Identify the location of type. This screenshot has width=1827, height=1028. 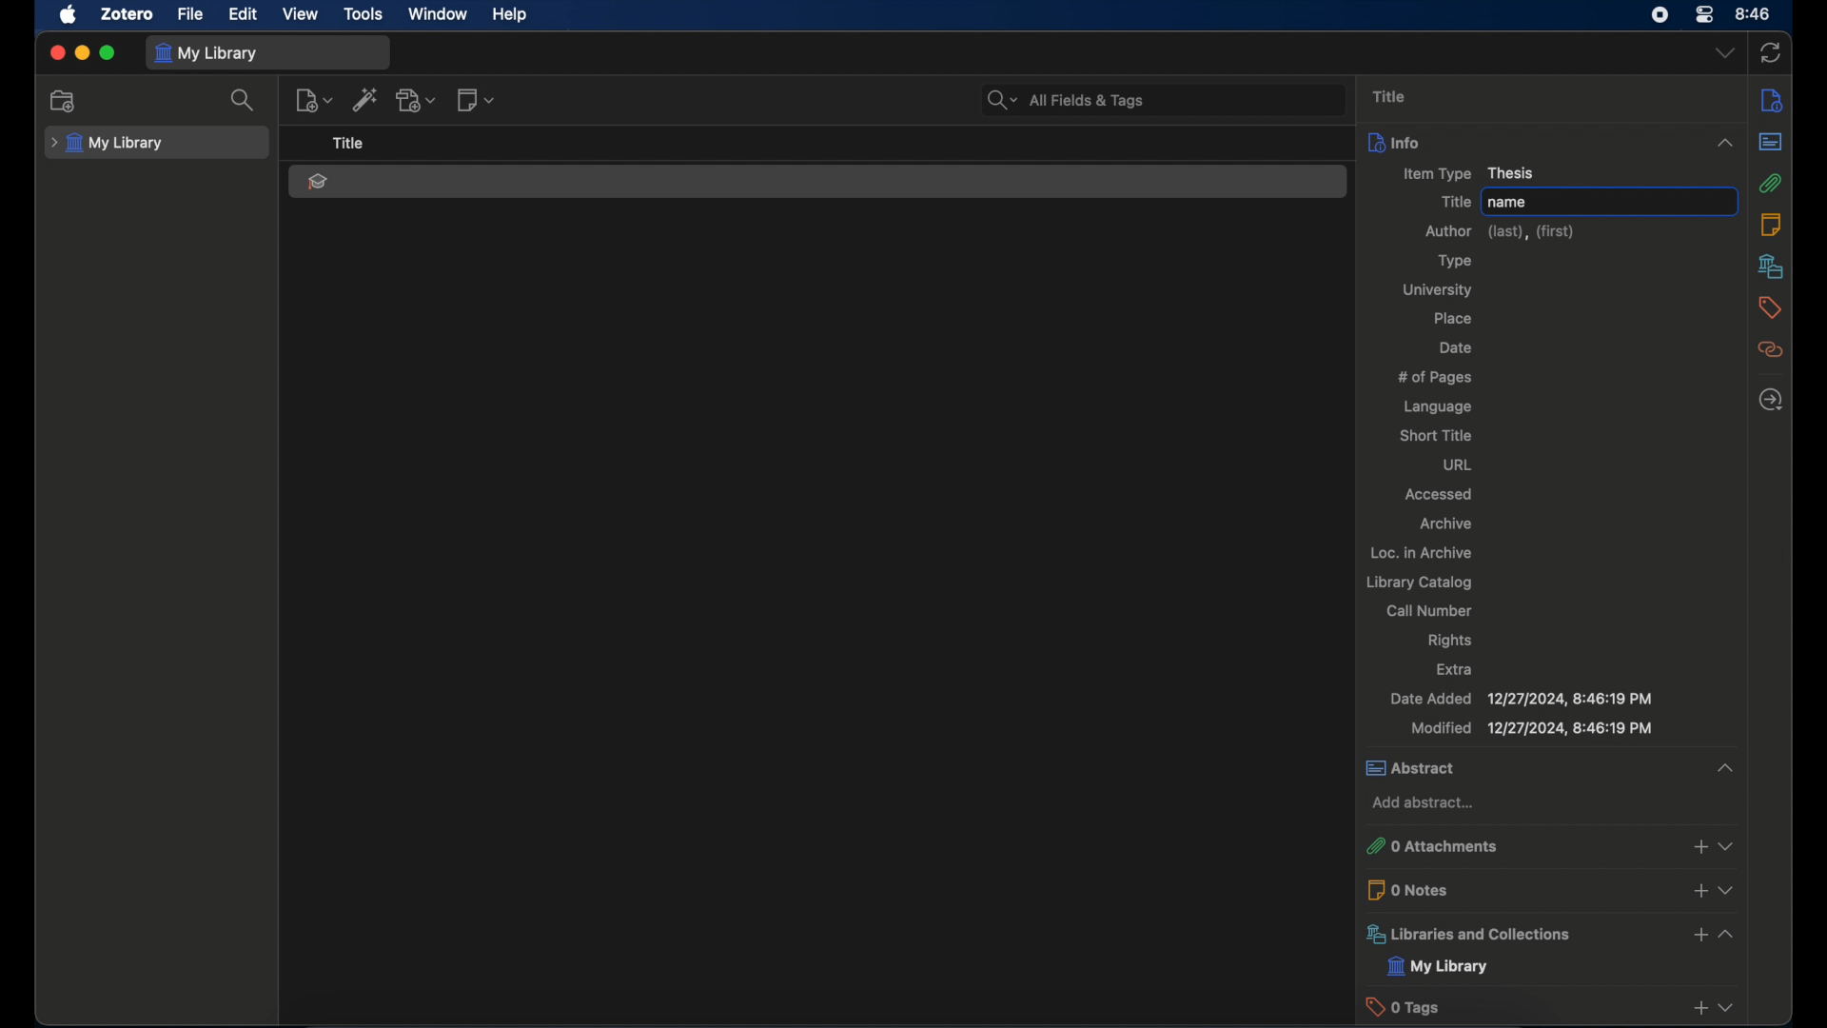
(1452, 263).